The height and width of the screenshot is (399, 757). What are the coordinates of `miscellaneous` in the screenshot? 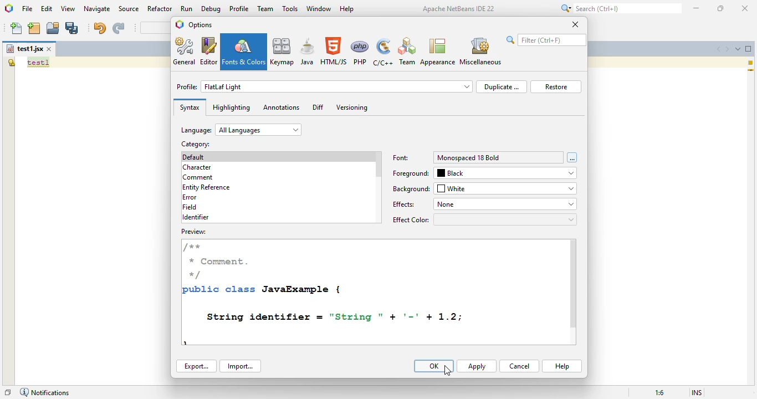 It's located at (480, 50).